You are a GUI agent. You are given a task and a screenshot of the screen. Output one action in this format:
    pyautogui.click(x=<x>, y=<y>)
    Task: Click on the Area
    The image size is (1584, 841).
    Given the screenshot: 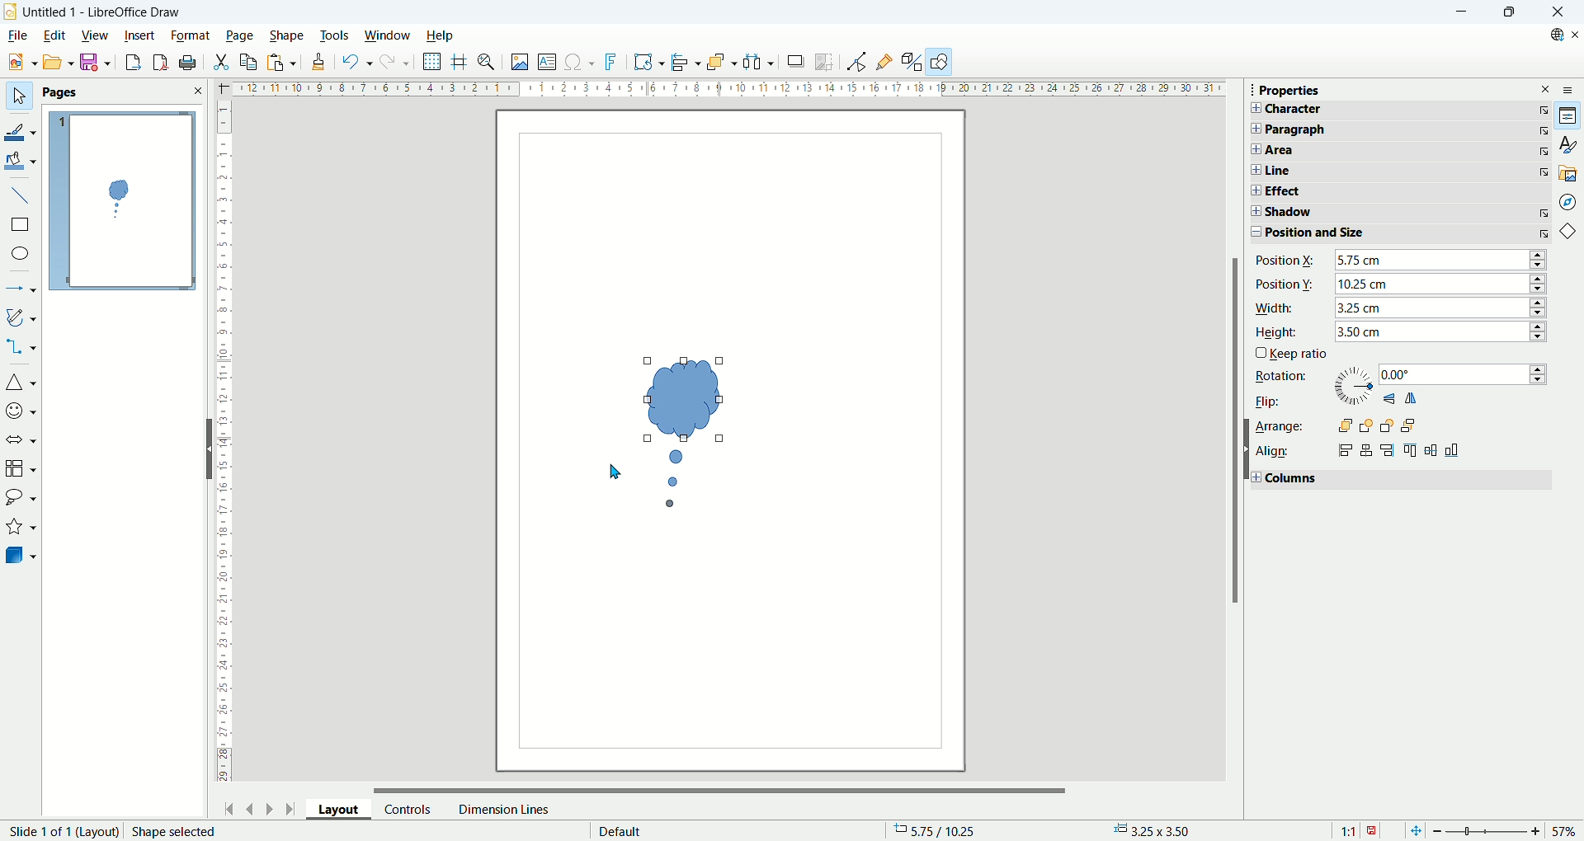 What is the action you would take?
    pyautogui.click(x=1338, y=150)
    